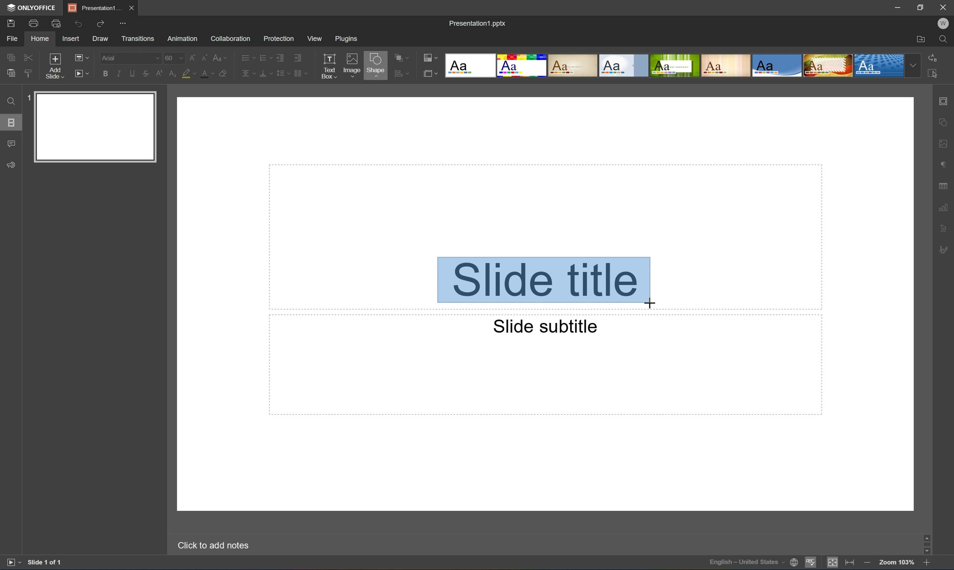 The height and width of the screenshot is (570, 954). Describe the element at coordinates (920, 40) in the screenshot. I see `Open file location` at that location.